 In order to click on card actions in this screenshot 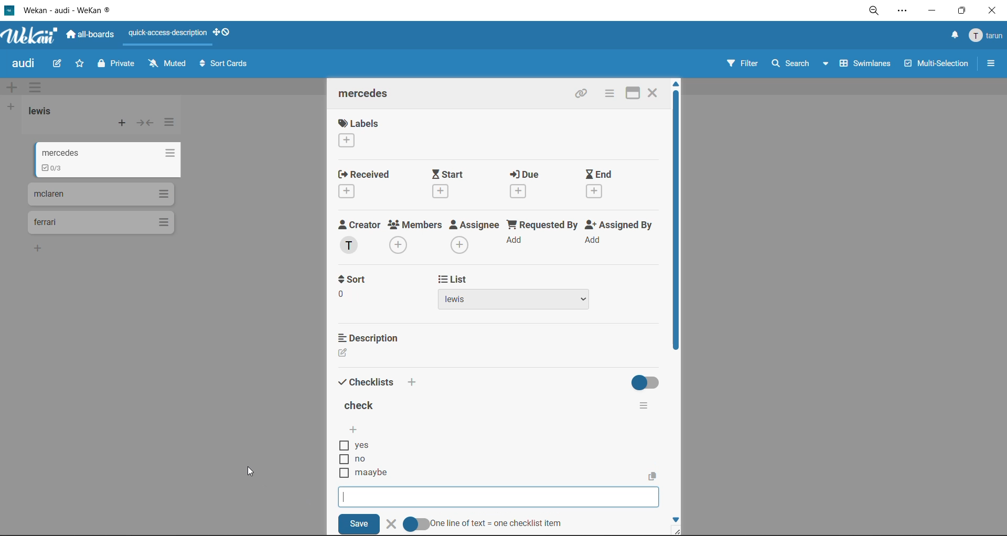, I will do `click(606, 94)`.